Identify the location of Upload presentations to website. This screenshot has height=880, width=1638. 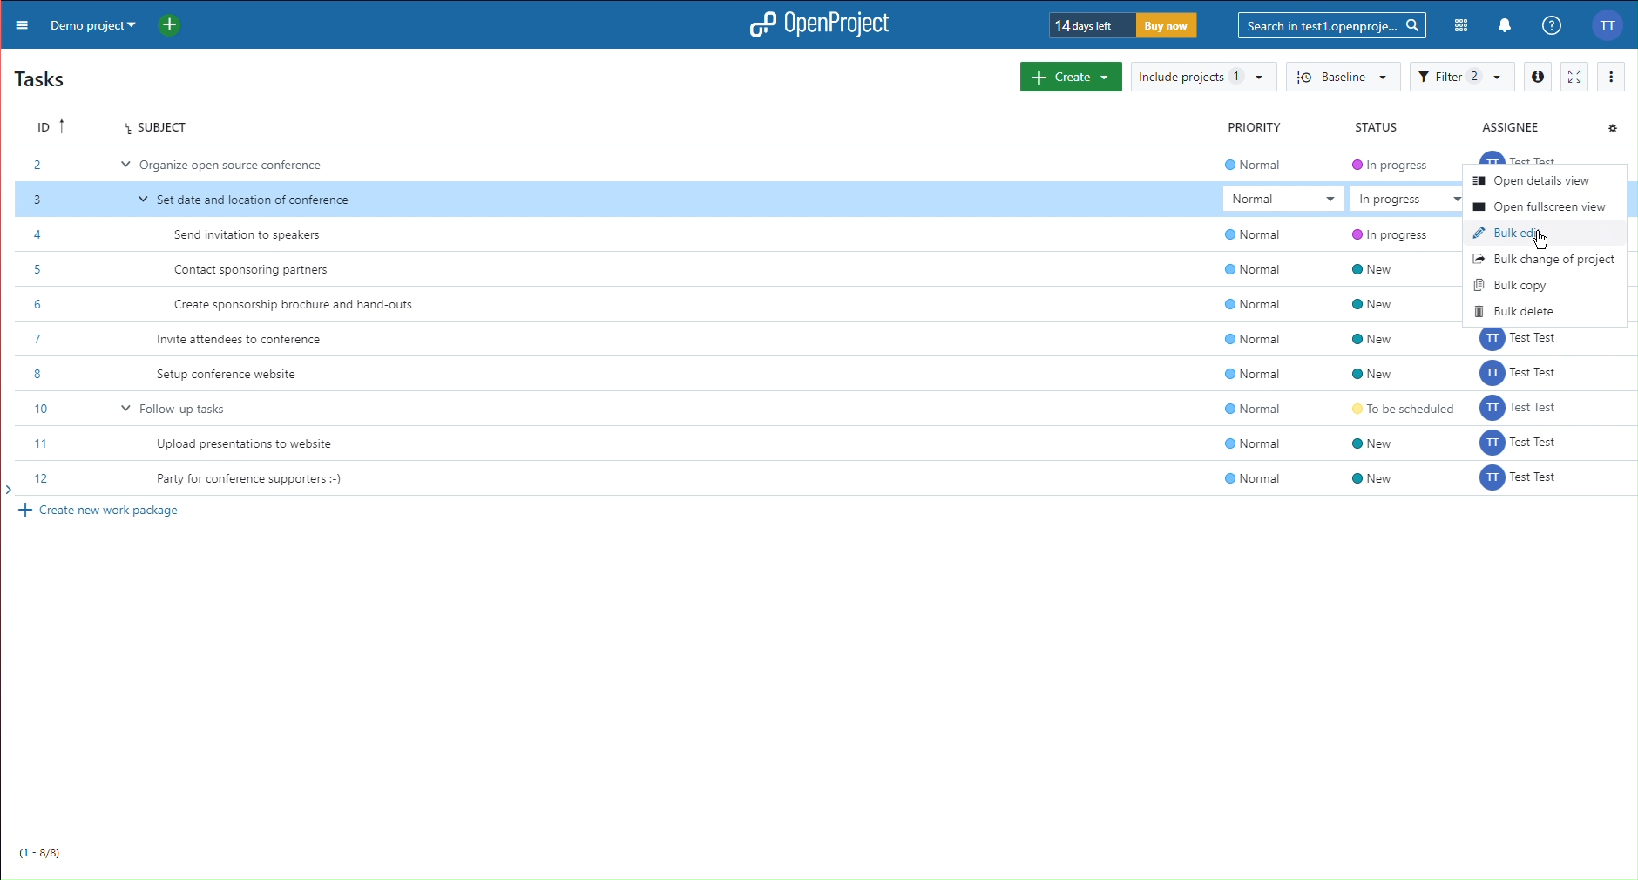
(254, 445).